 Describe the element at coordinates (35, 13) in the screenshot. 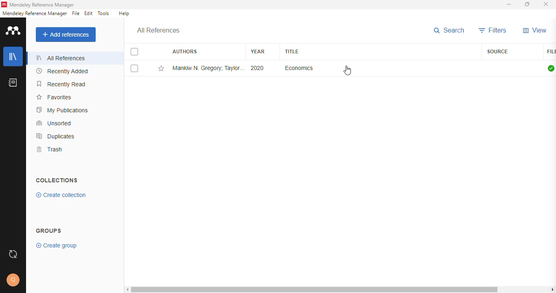

I see `mendeley reference manager` at that location.